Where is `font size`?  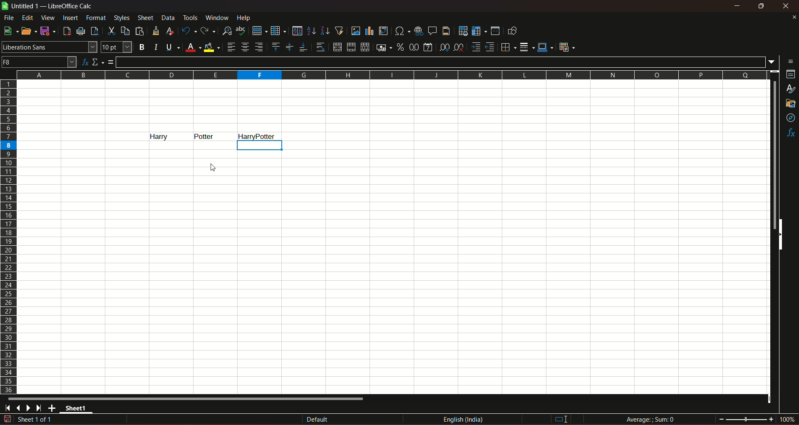 font size is located at coordinates (115, 47).